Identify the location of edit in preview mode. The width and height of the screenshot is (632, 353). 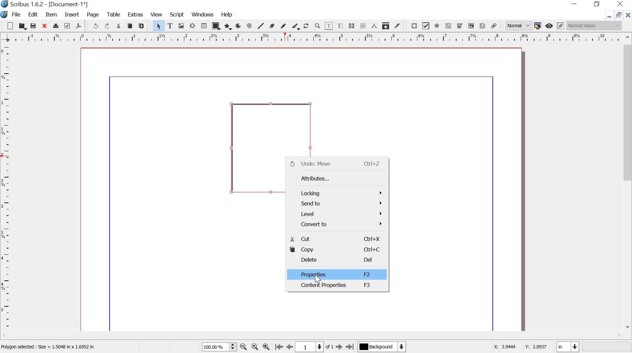
(561, 26).